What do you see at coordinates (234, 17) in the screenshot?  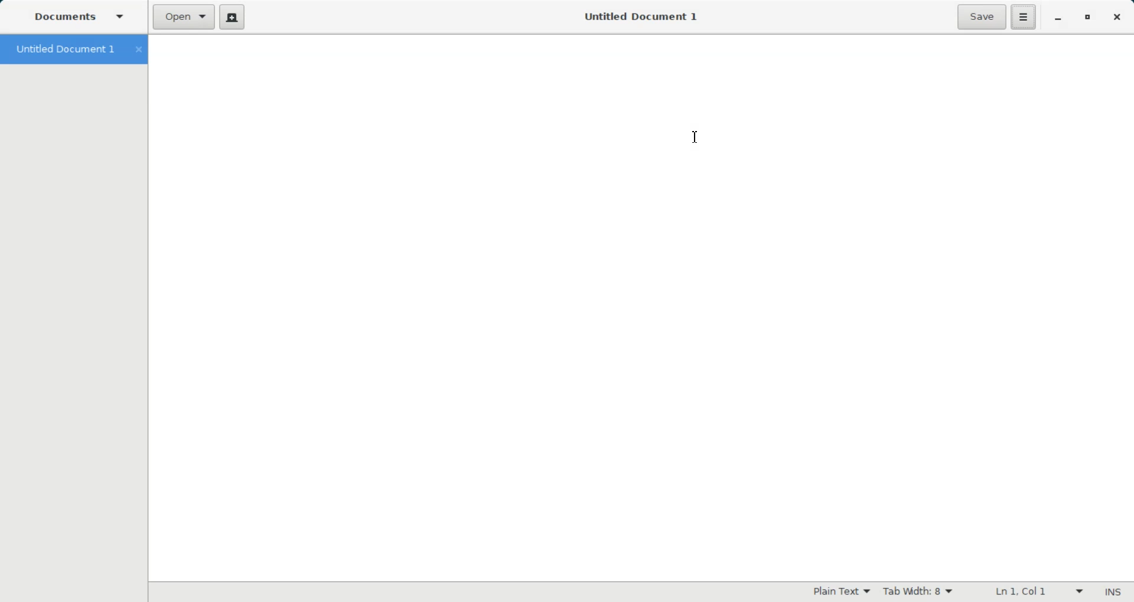 I see `Create a document` at bounding box center [234, 17].